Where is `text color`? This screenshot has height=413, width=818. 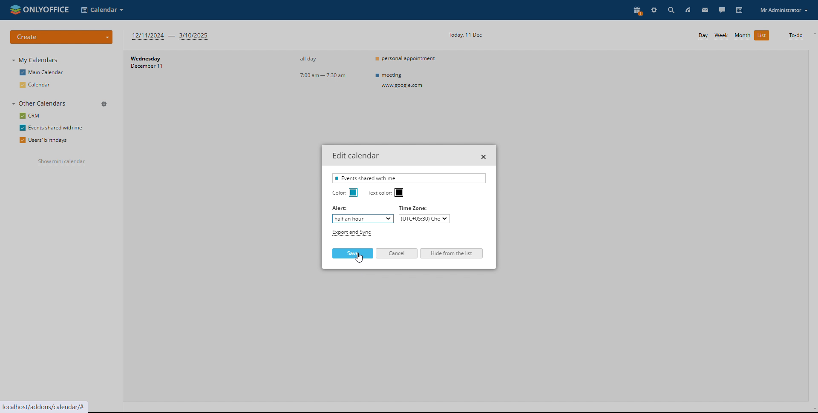
text color is located at coordinates (399, 192).